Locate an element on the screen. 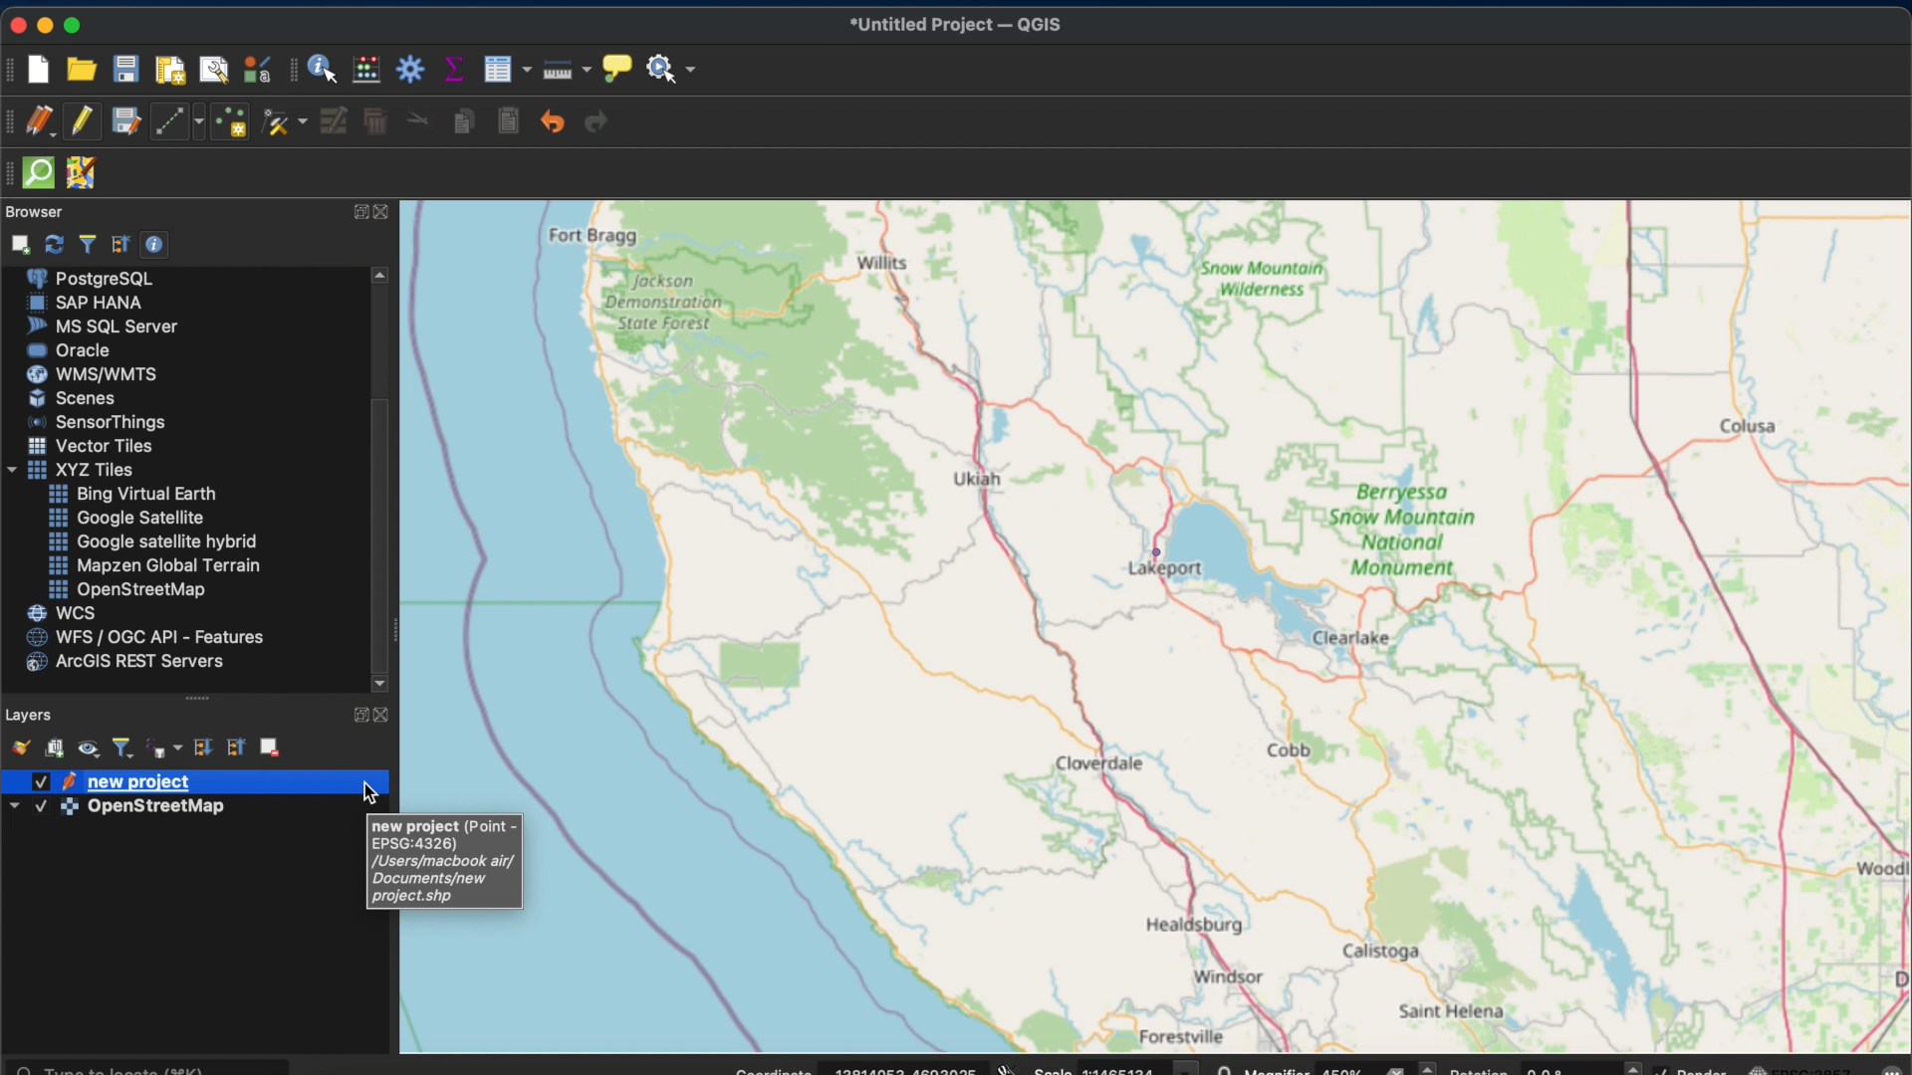 The height and width of the screenshot is (1075, 1912). copy features is located at coordinates (467, 121).